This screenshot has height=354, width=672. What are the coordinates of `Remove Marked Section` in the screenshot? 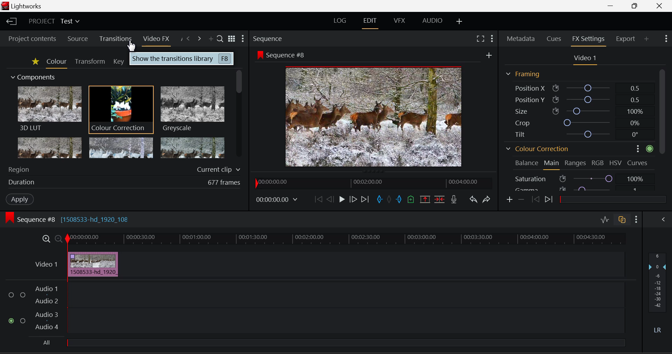 It's located at (425, 199).